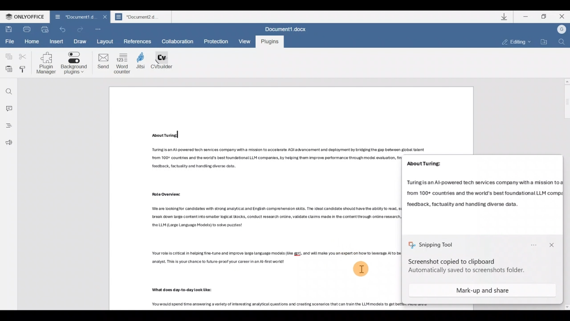  I want to click on Find, so click(8, 90).